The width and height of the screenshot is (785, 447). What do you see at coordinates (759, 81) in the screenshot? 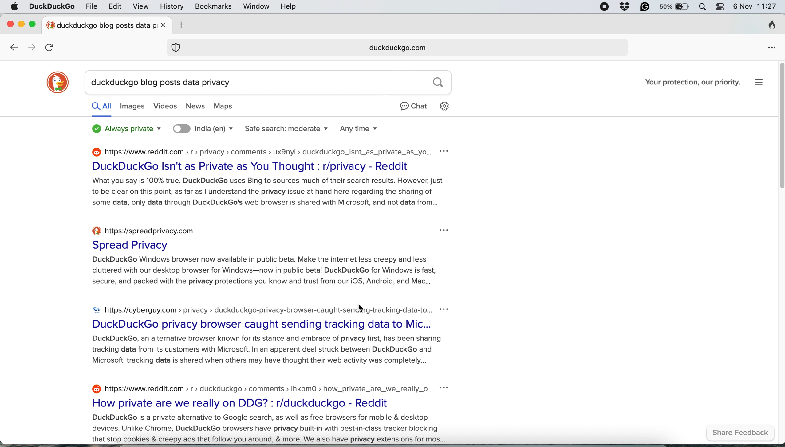
I see `settings` at bounding box center [759, 81].